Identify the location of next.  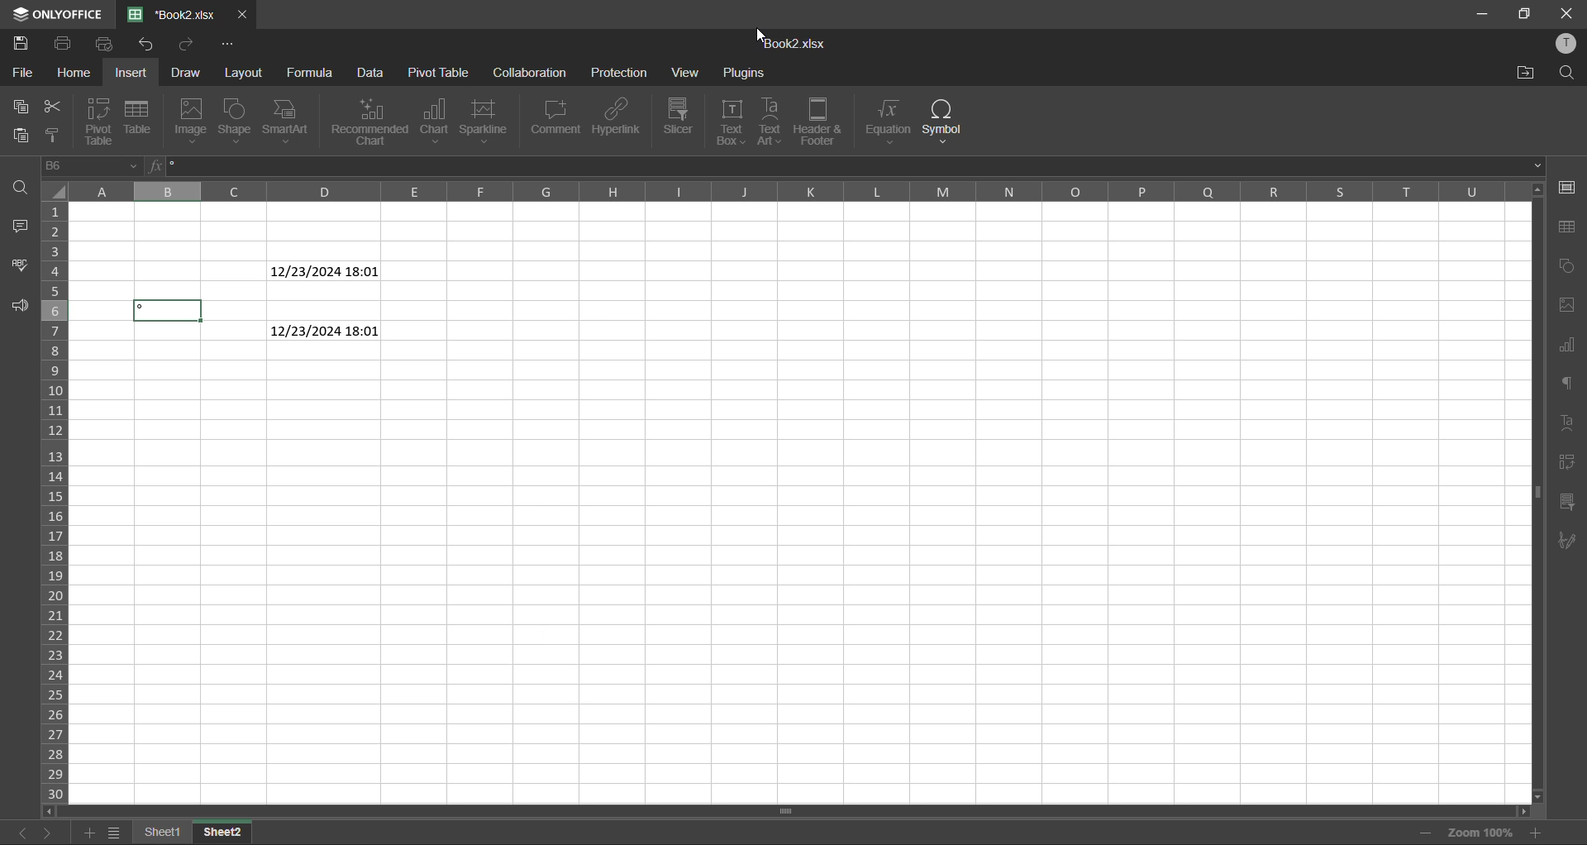
(48, 833).